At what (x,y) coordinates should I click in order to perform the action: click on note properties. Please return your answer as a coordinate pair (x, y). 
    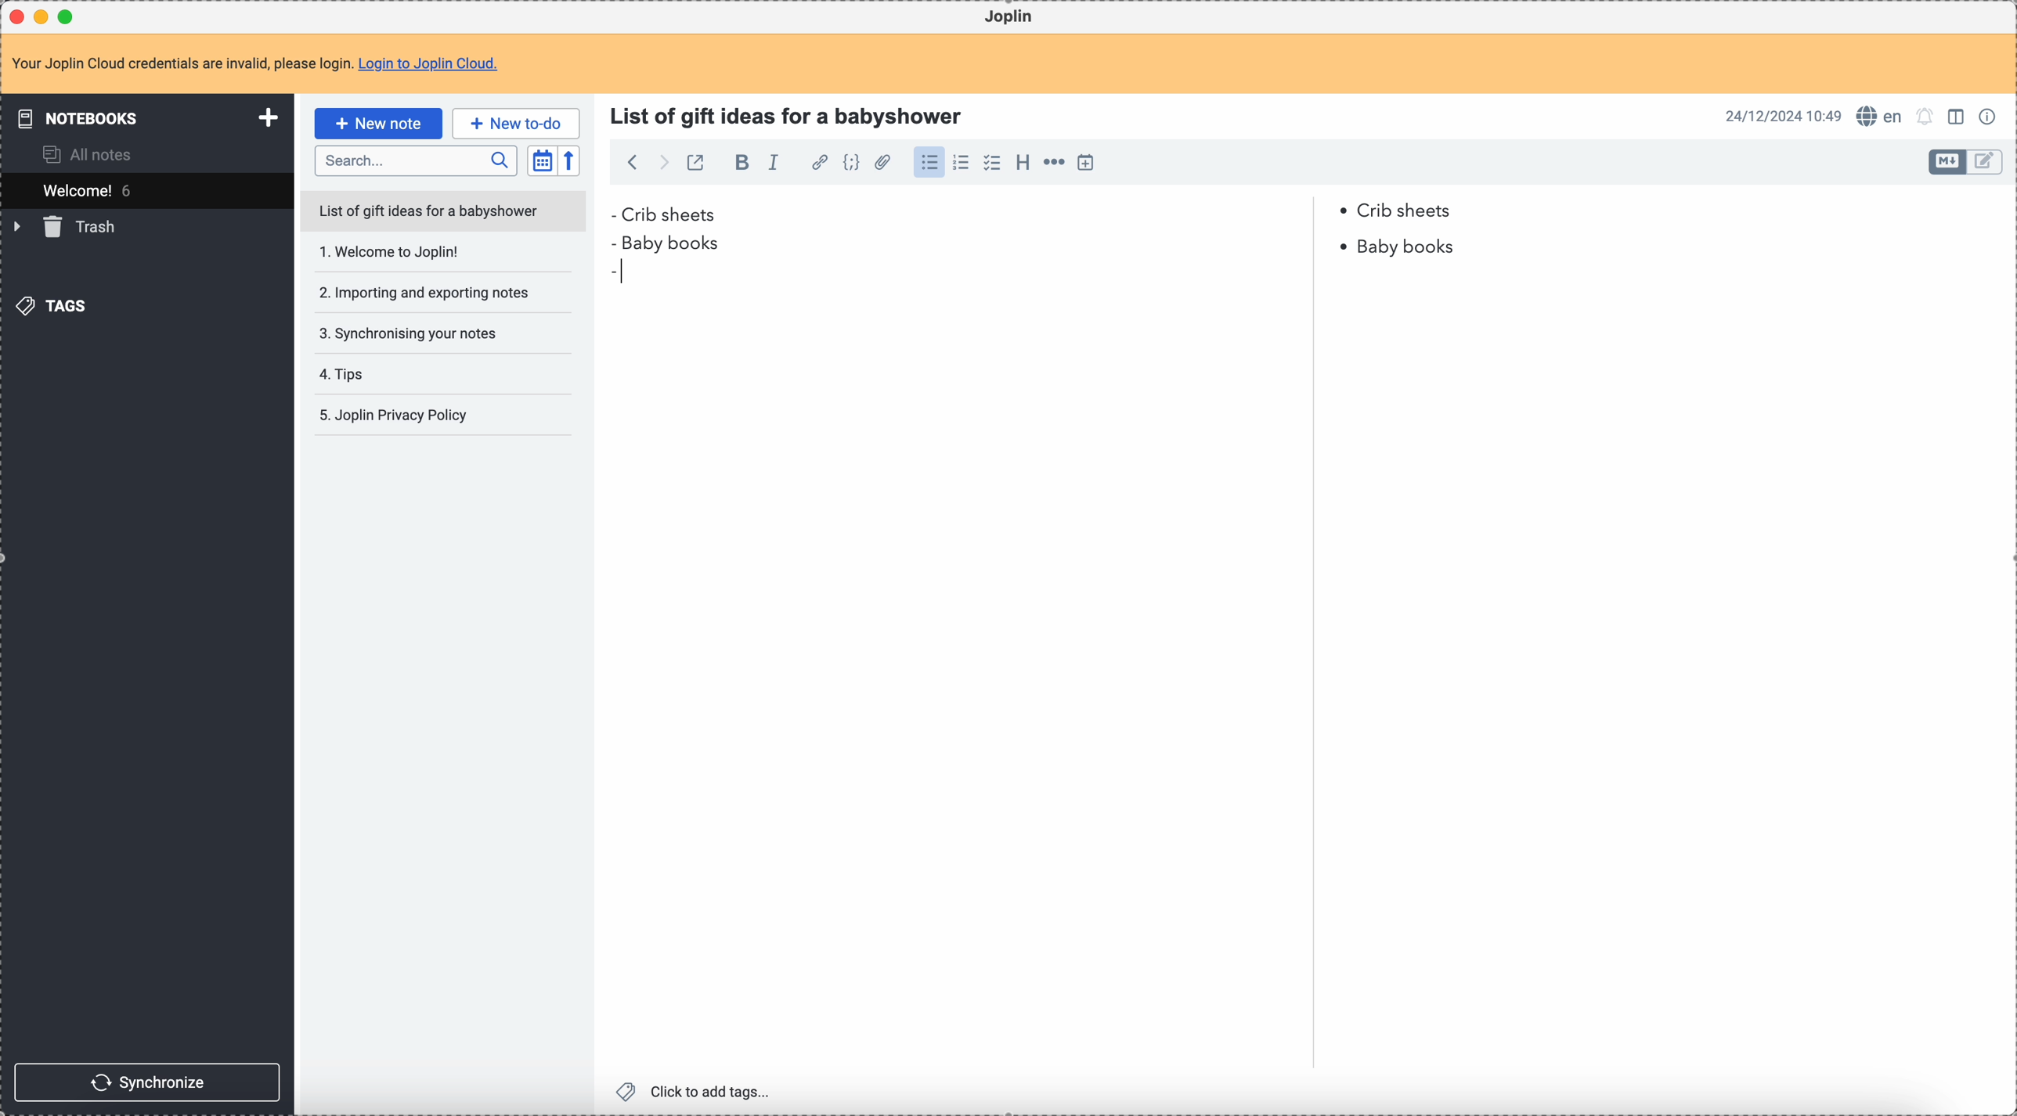
    Looking at the image, I should click on (1990, 115).